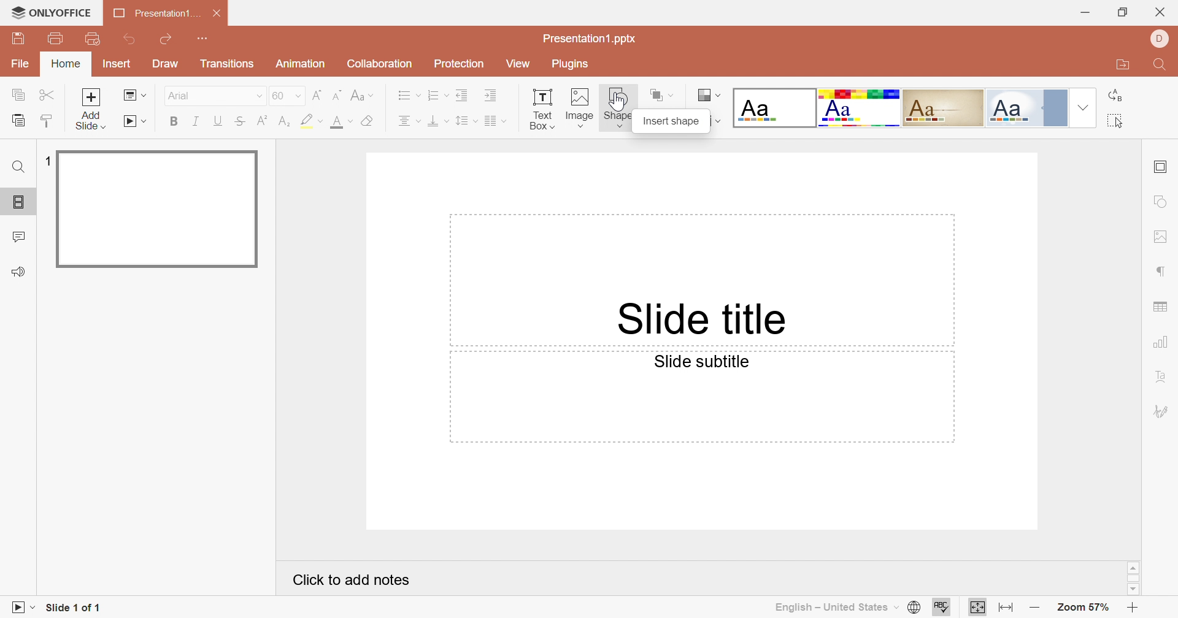  What do you see at coordinates (518, 64) in the screenshot?
I see `View` at bounding box center [518, 64].